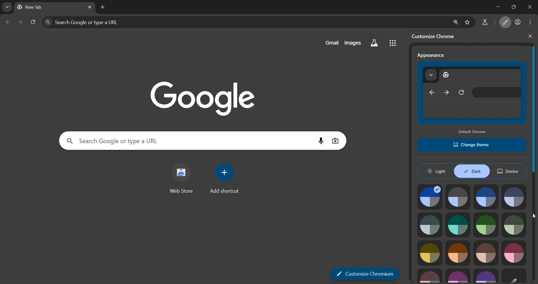 The height and width of the screenshot is (284, 538). I want to click on theme, so click(430, 253).